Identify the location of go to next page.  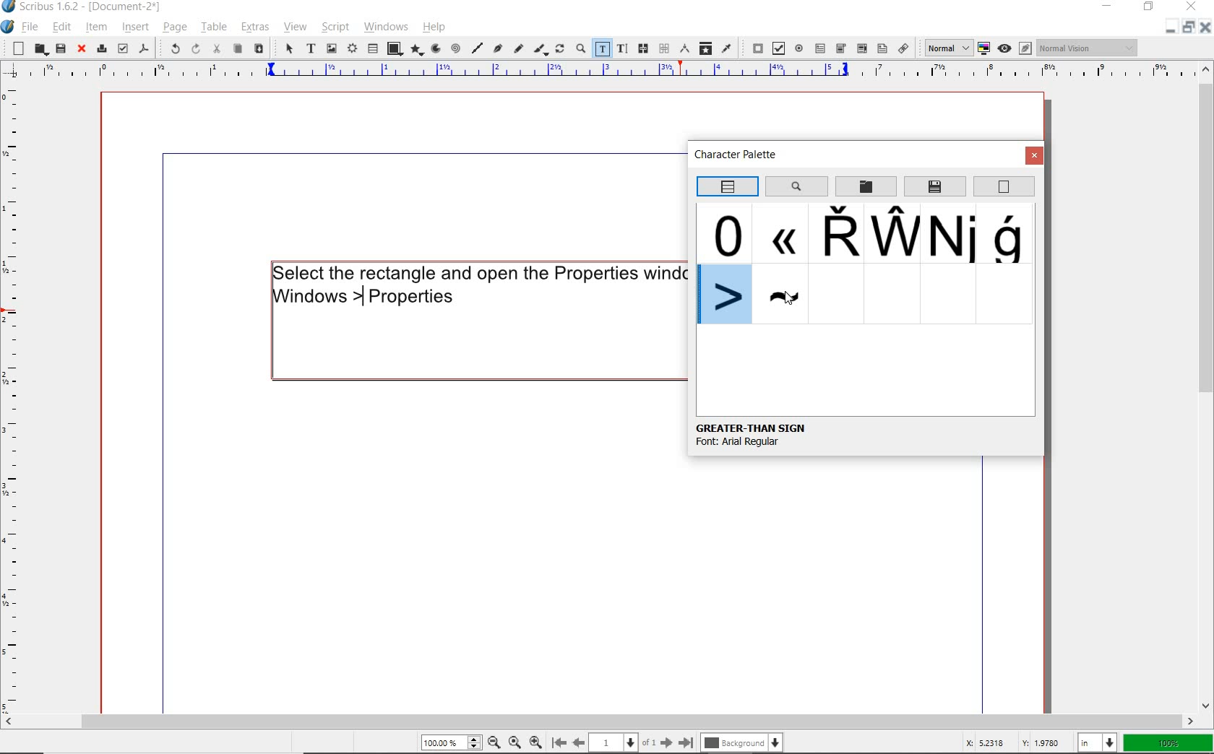
(666, 742).